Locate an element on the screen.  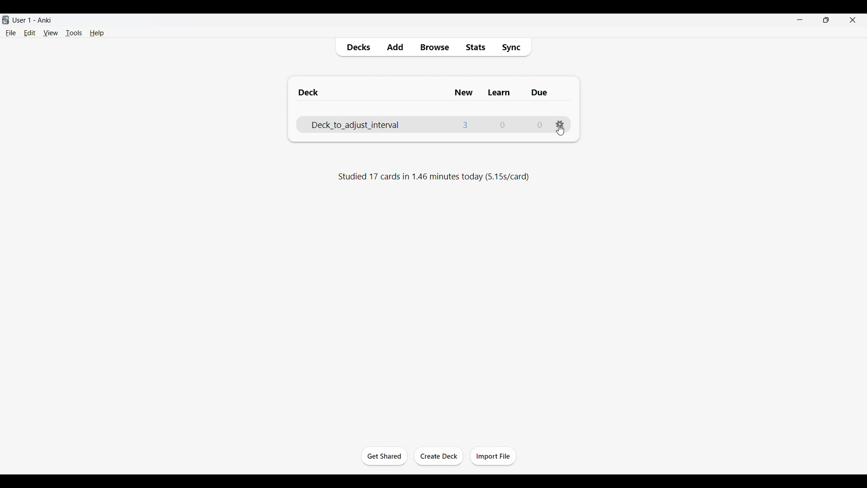
Get started is located at coordinates (384, 456).